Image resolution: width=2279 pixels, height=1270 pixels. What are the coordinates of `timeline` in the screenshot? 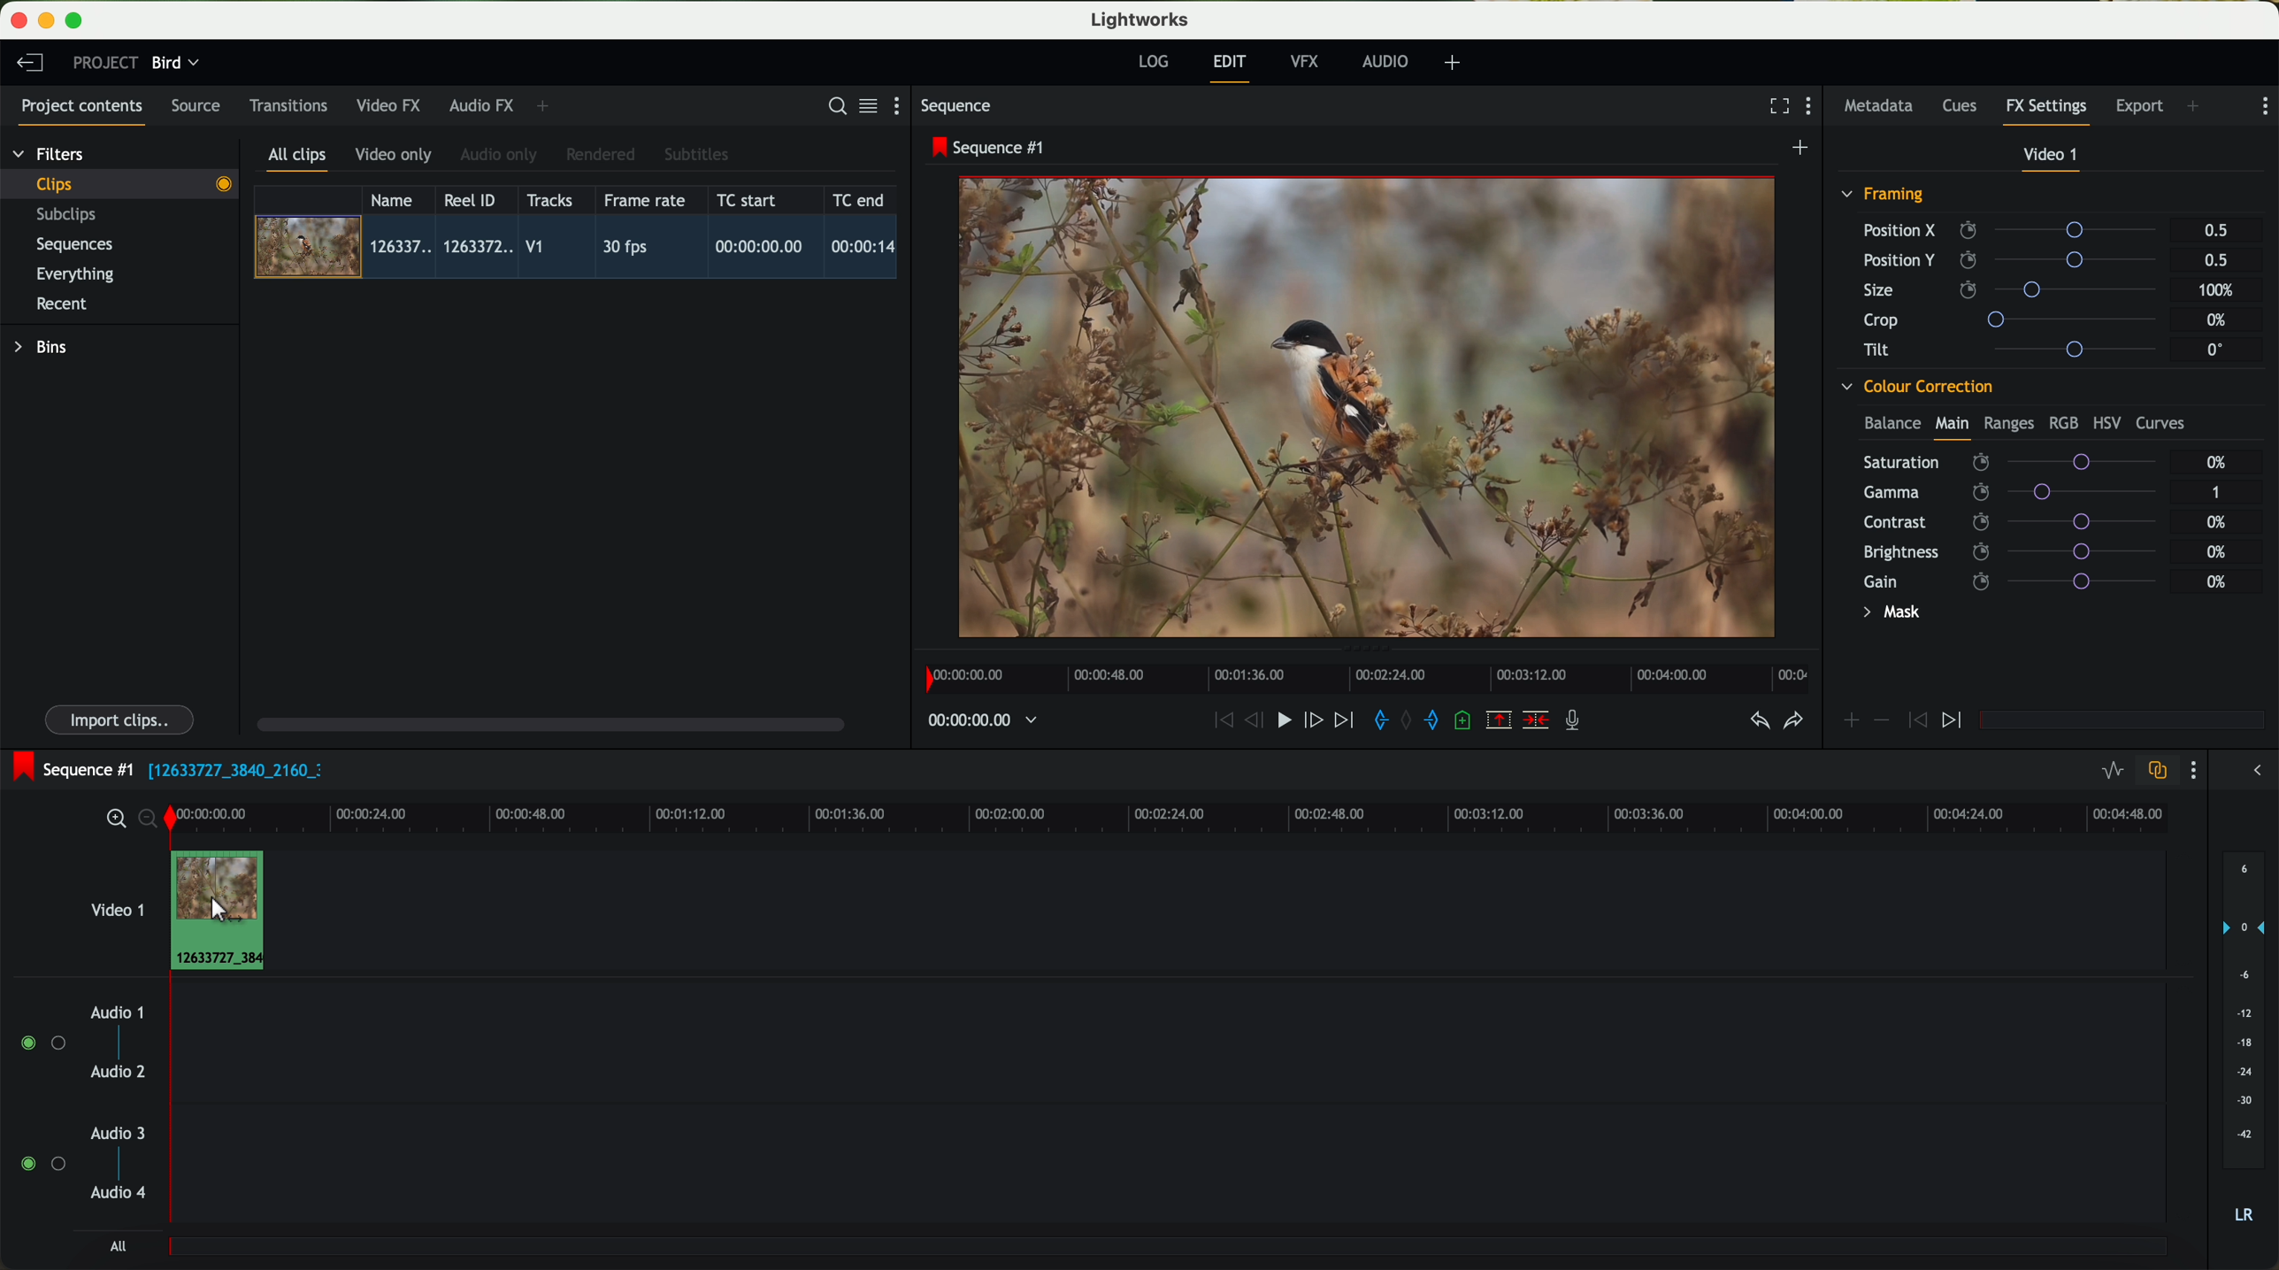 It's located at (1216, 816).